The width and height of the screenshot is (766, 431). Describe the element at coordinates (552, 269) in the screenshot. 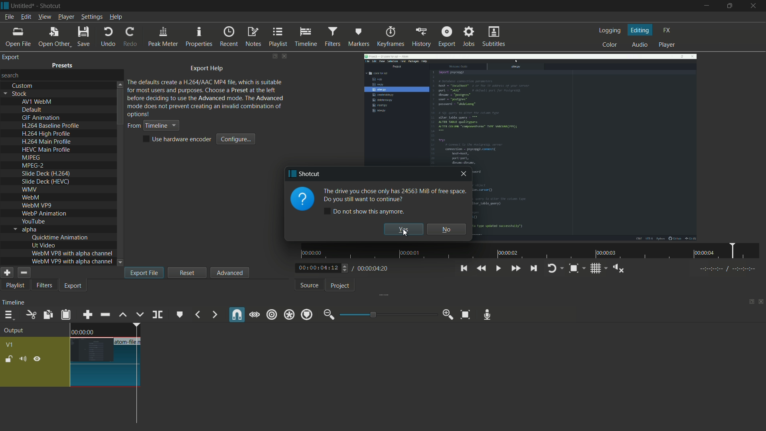

I see `toggle player looping` at that location.